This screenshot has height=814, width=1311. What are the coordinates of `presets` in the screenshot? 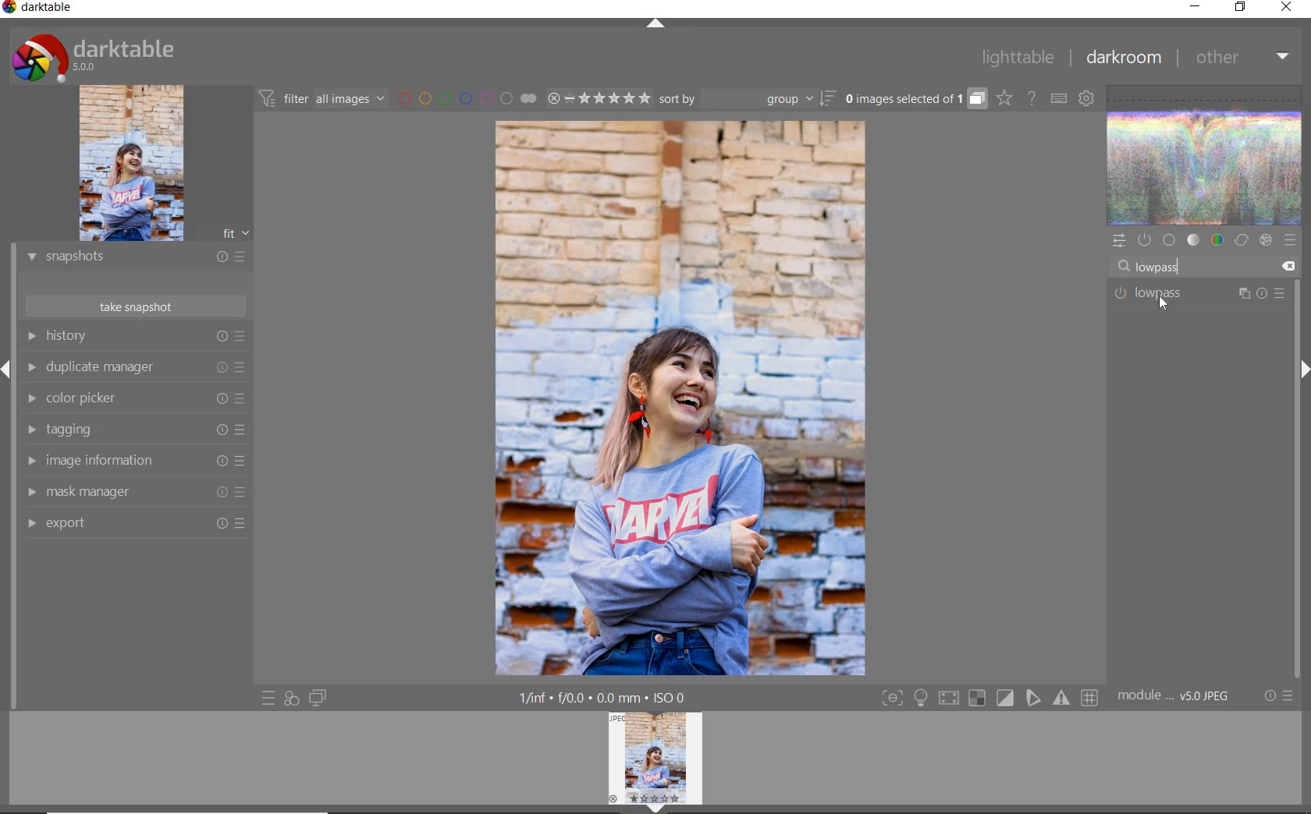 It's located at (1290, 240).